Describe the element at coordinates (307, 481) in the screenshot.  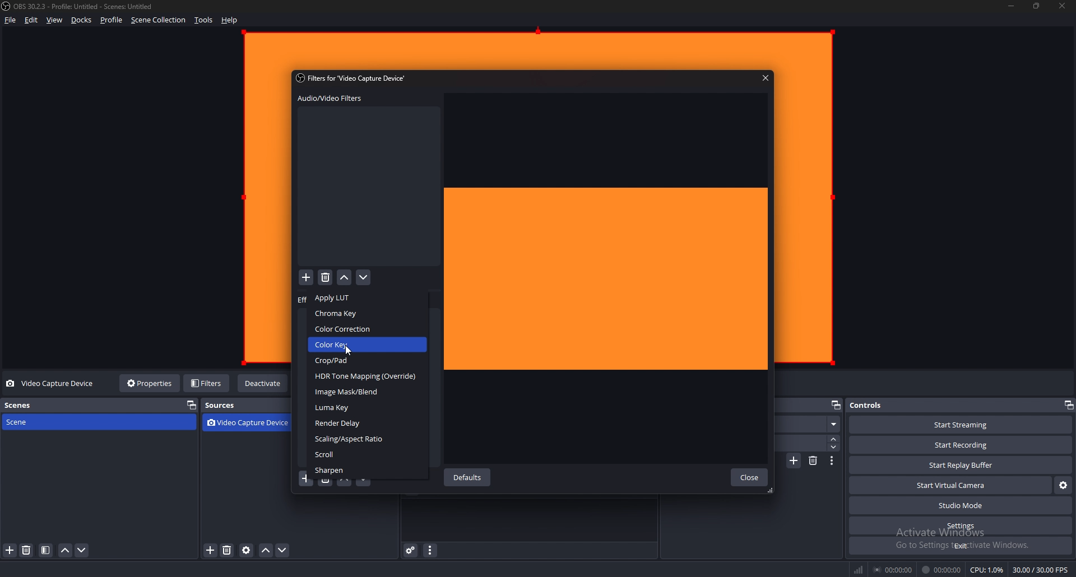
I see `add filter` at that location.